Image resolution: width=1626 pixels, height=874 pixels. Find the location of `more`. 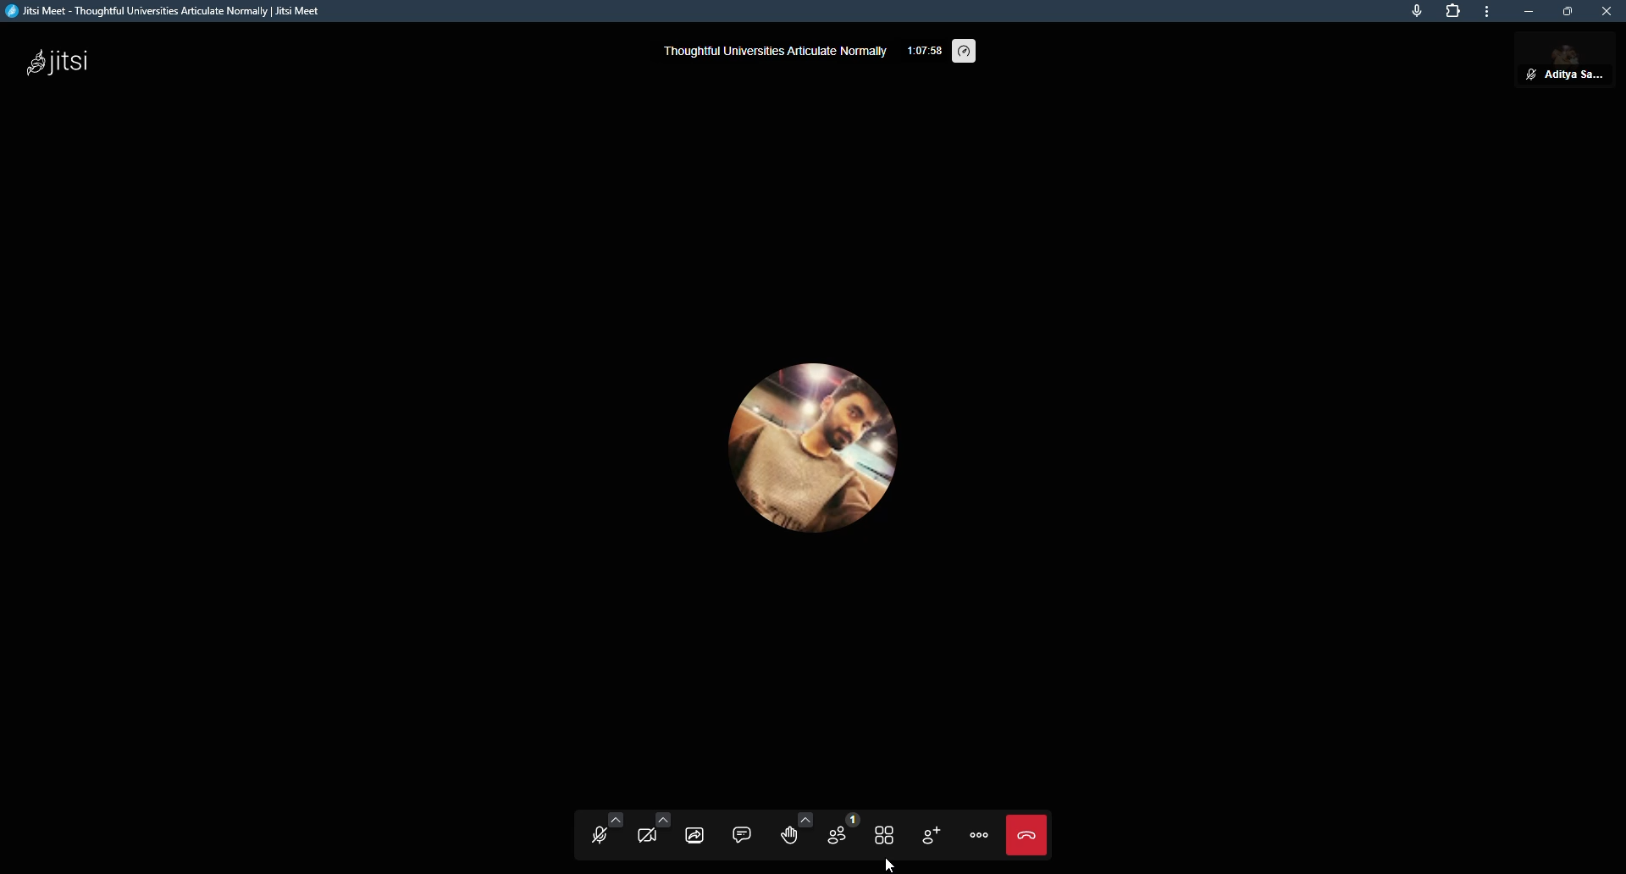

more is located at coordinates (1490, 12).